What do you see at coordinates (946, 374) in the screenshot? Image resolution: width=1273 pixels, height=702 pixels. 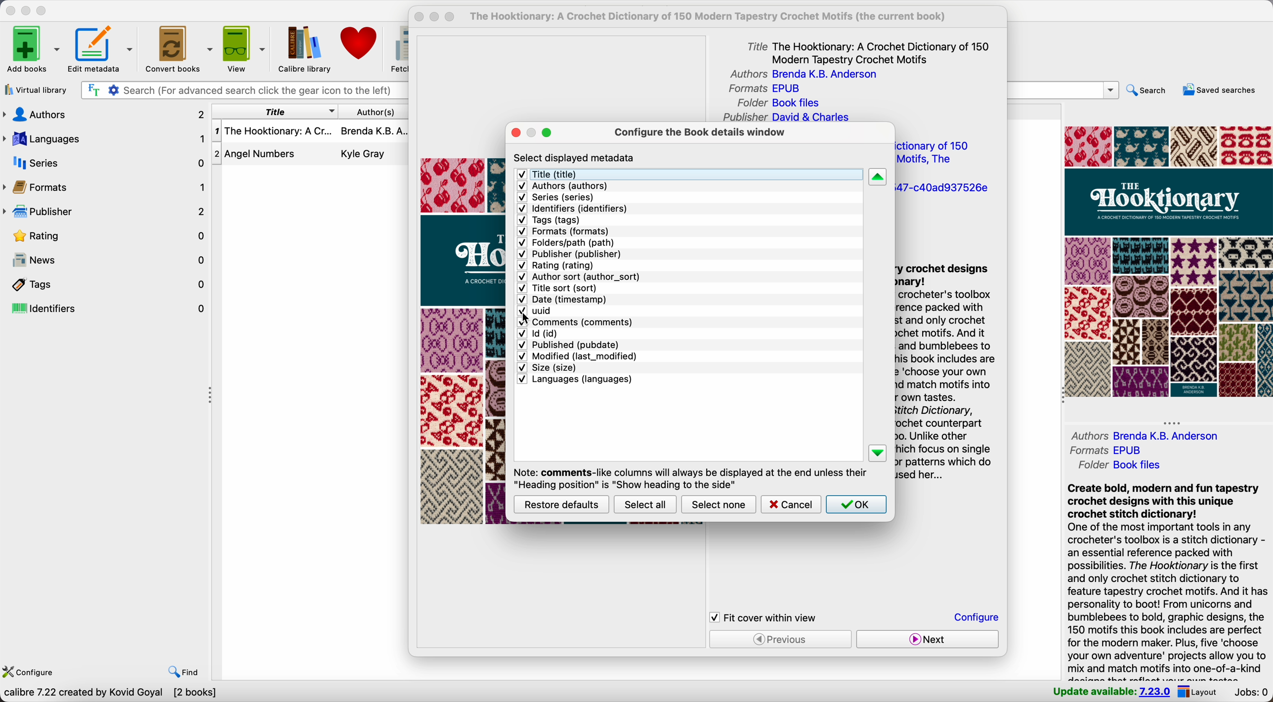 I see `synopsis` at bounding box center [946, 374].